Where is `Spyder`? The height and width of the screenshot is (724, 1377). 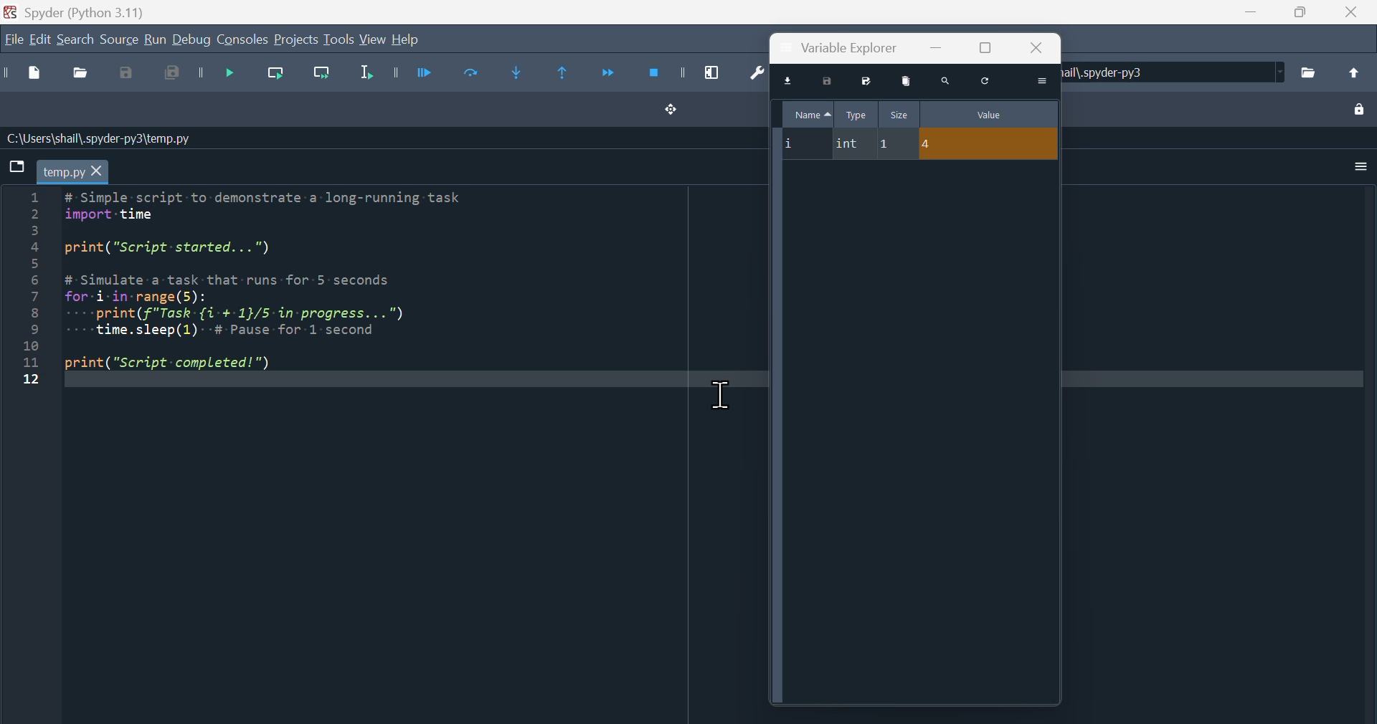
Spyder is located at coordinates (107, 11).